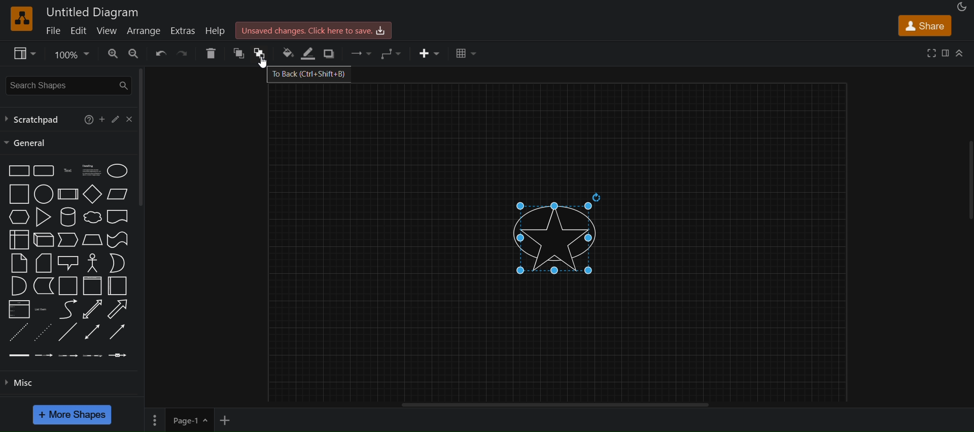  What do you see at coordinates (134, 53) in the screenshot?
I see `zoom out` at bounding box center [134, 53].